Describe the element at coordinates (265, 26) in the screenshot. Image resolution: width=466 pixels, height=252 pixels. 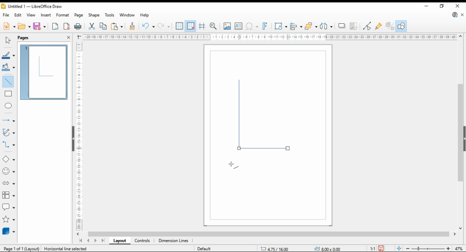
I see `insert fontwork text` at that location.